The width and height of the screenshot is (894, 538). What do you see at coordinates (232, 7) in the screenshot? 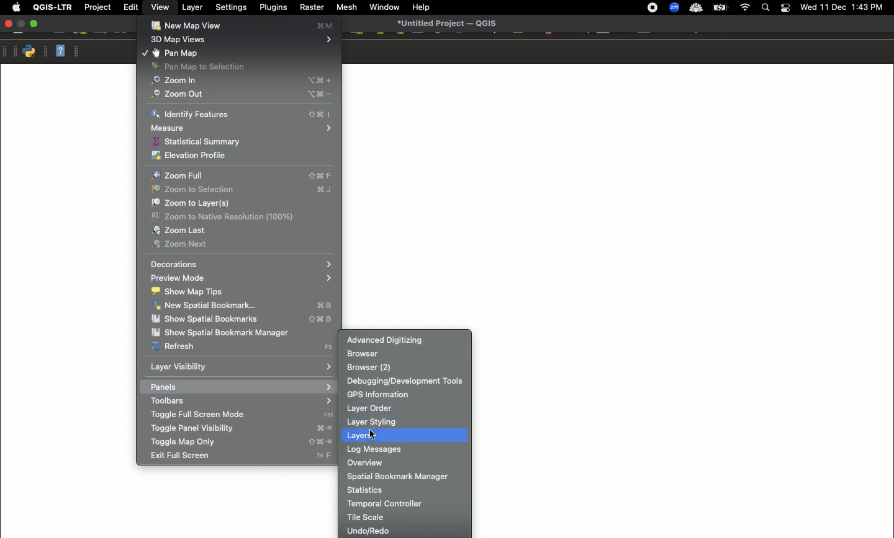
I see `Settings` at bounding box center [232, 7].